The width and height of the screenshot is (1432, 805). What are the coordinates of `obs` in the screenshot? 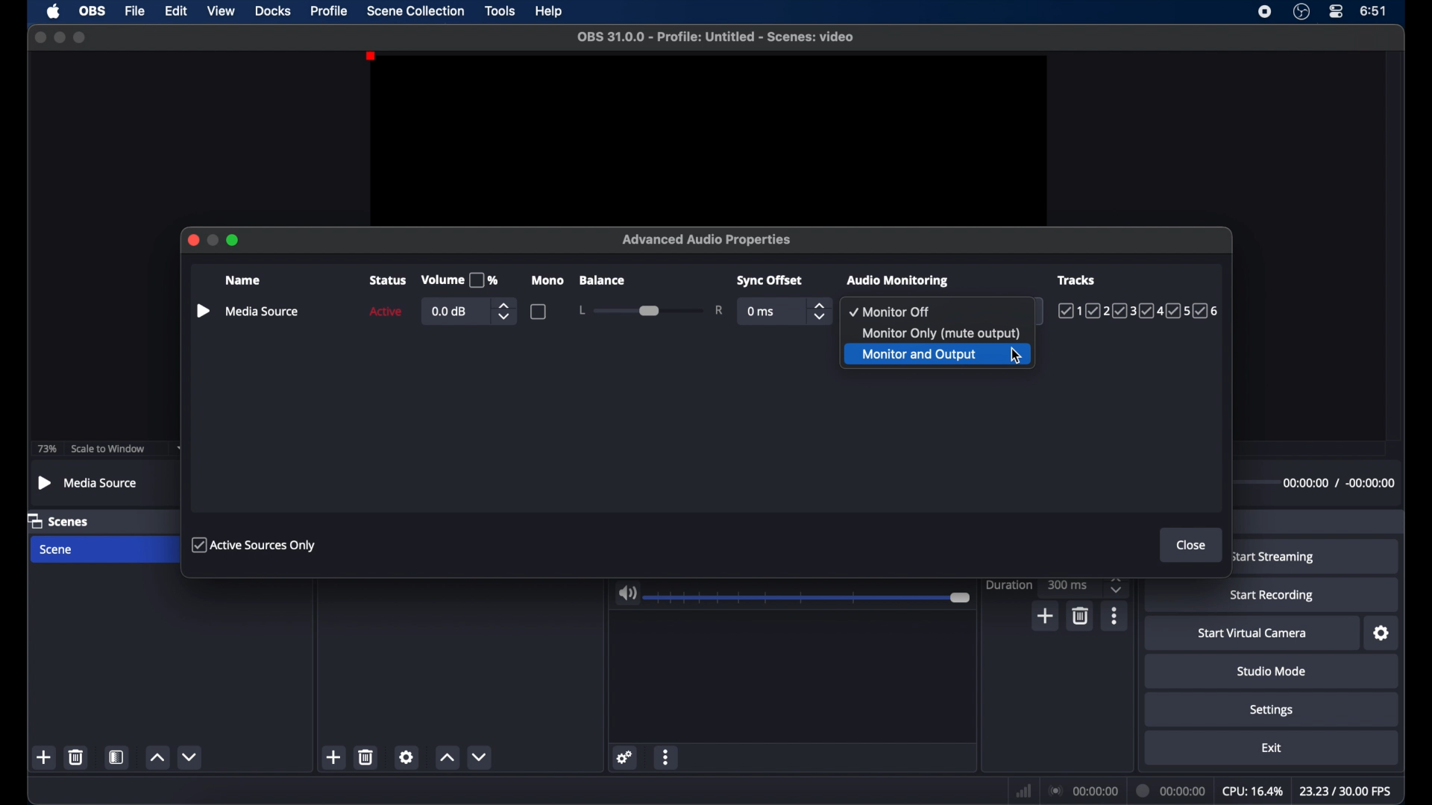 It's located at (94, 12).